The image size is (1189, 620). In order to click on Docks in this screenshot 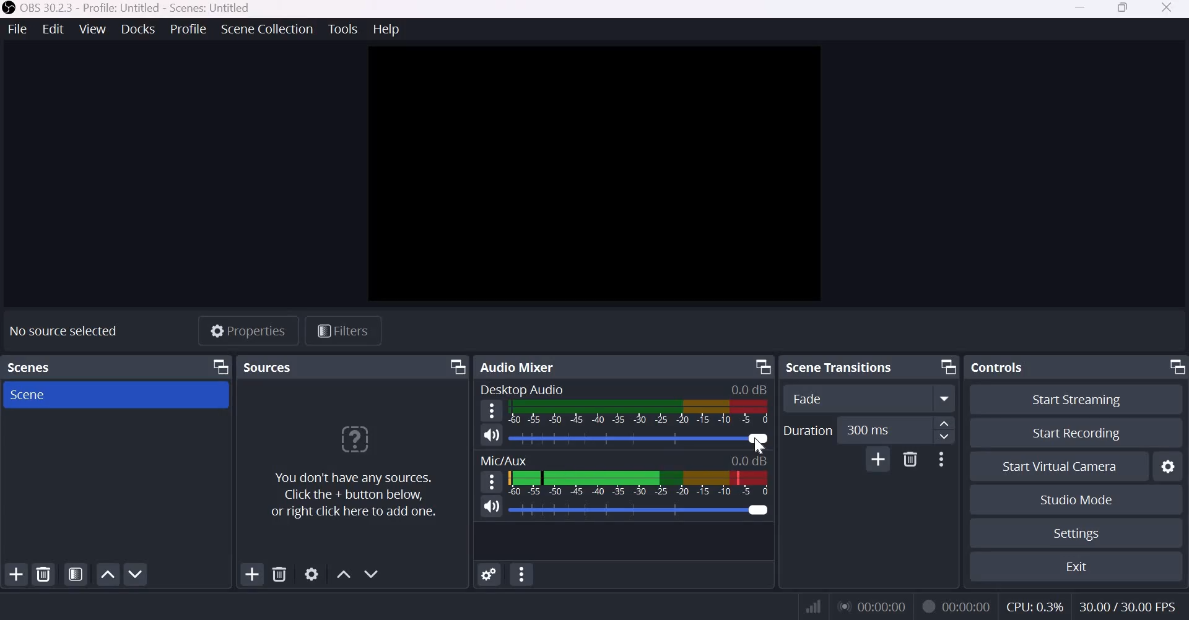, I will do `click(138, 28)`.